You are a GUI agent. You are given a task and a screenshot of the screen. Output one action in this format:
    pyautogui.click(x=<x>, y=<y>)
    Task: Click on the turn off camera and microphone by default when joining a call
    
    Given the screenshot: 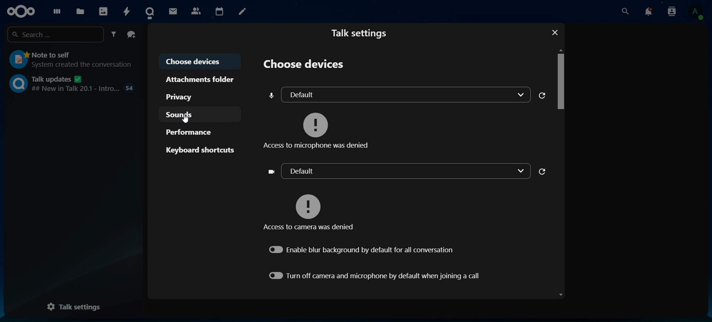 What is the action you would take?
    pyautogui.click(x=376, y=275)
    